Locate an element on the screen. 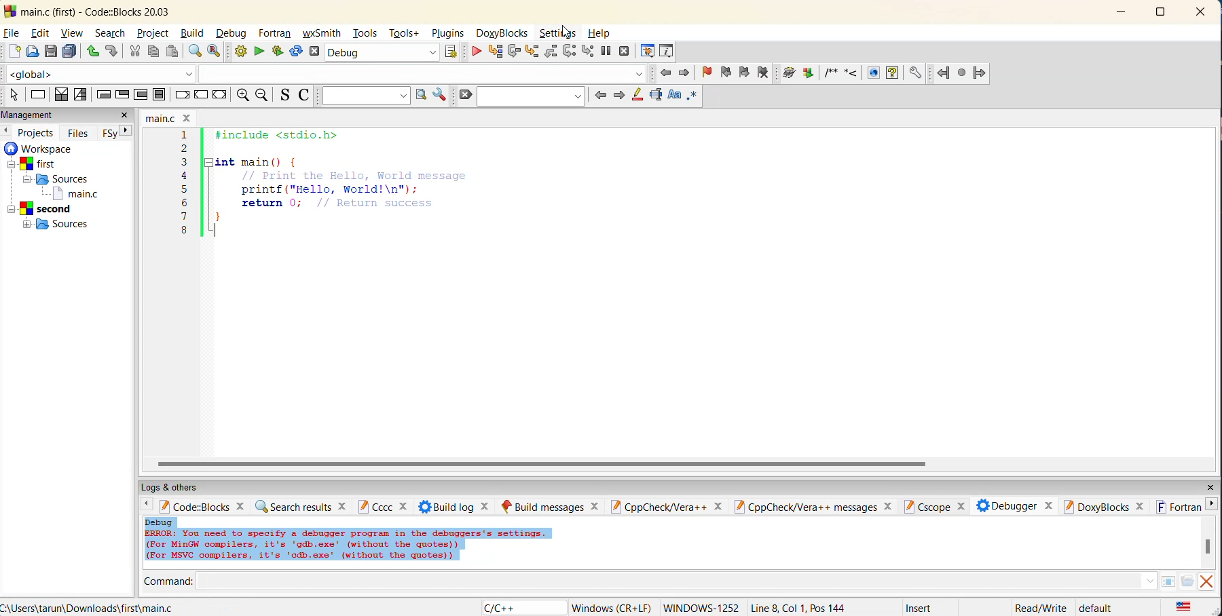 The height and width of the screenshot is (616, 1222). selected text is located at coordinates (657, 96).